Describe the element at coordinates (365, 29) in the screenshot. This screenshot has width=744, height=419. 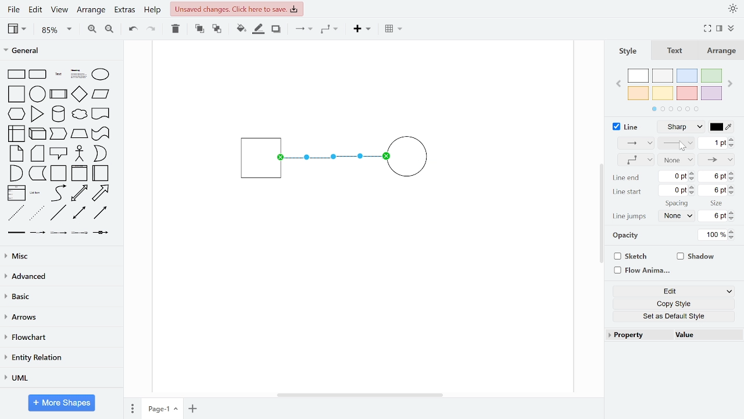
I see `insert` at that location.